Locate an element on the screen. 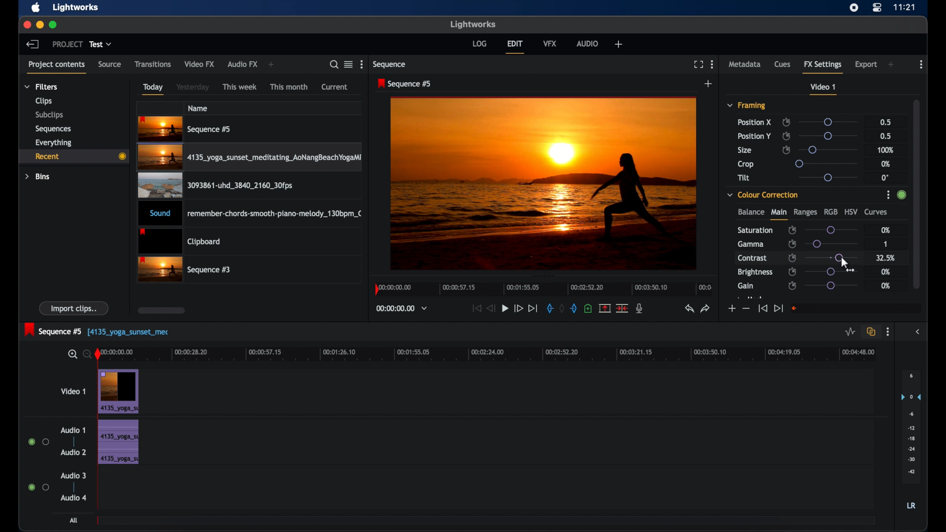 The height and width of the screenshot is (532, 946). screen recorder icon is located at coordinates (854, 8).